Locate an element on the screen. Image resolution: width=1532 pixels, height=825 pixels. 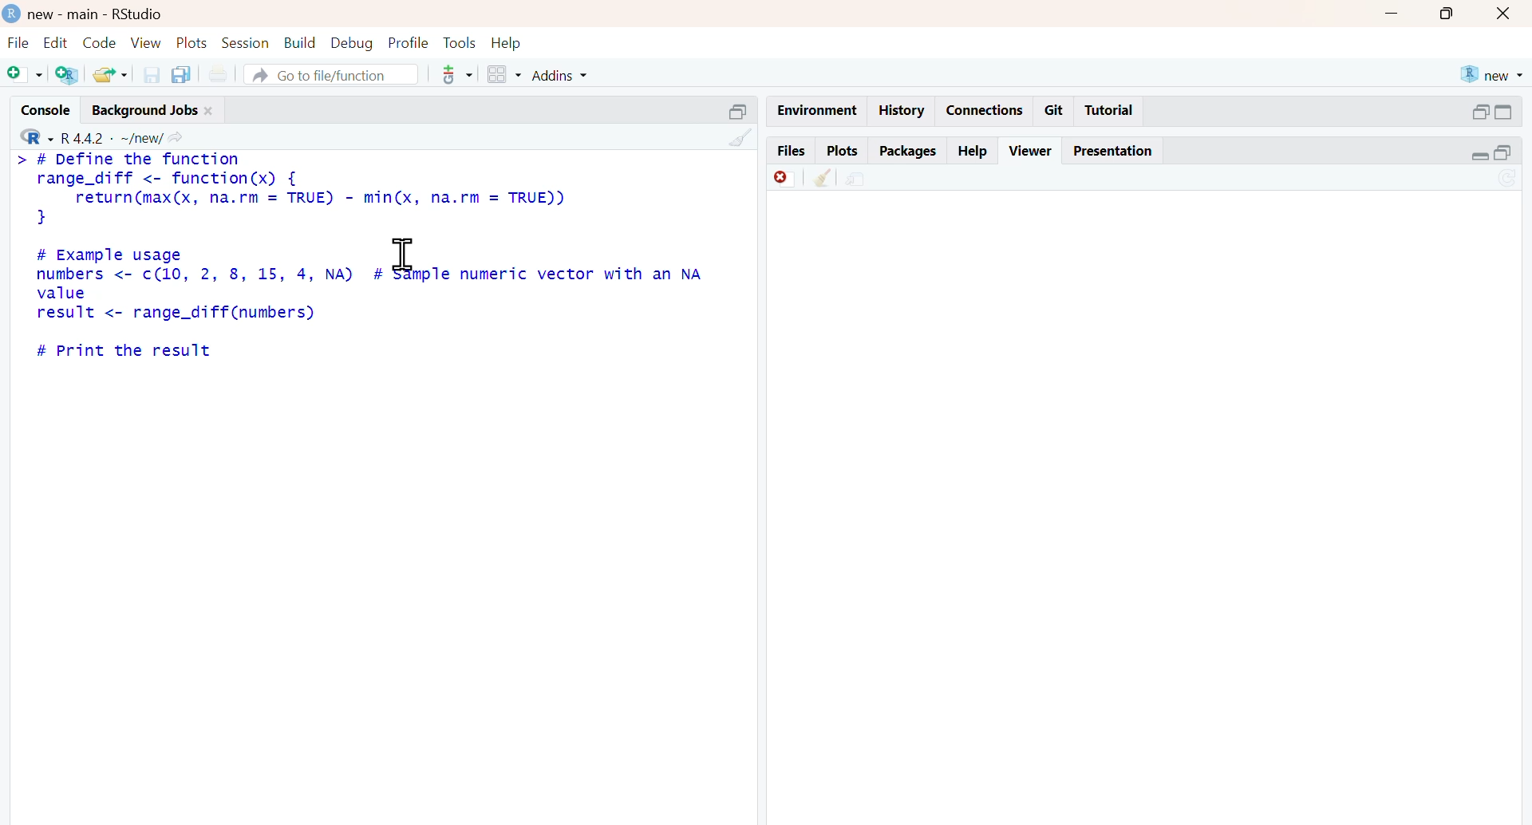
tools is located at coordinates (461, 42).